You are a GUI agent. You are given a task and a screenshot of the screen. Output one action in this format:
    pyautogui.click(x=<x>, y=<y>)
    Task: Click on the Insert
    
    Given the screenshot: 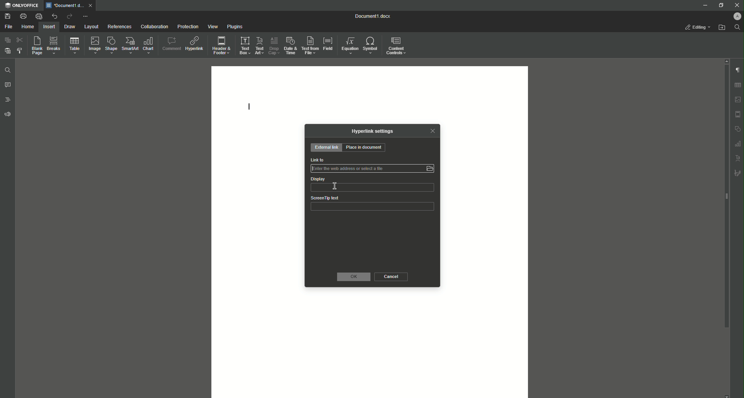 What is the action you would take?
    pyautogui.click(x=50, y=27)
    